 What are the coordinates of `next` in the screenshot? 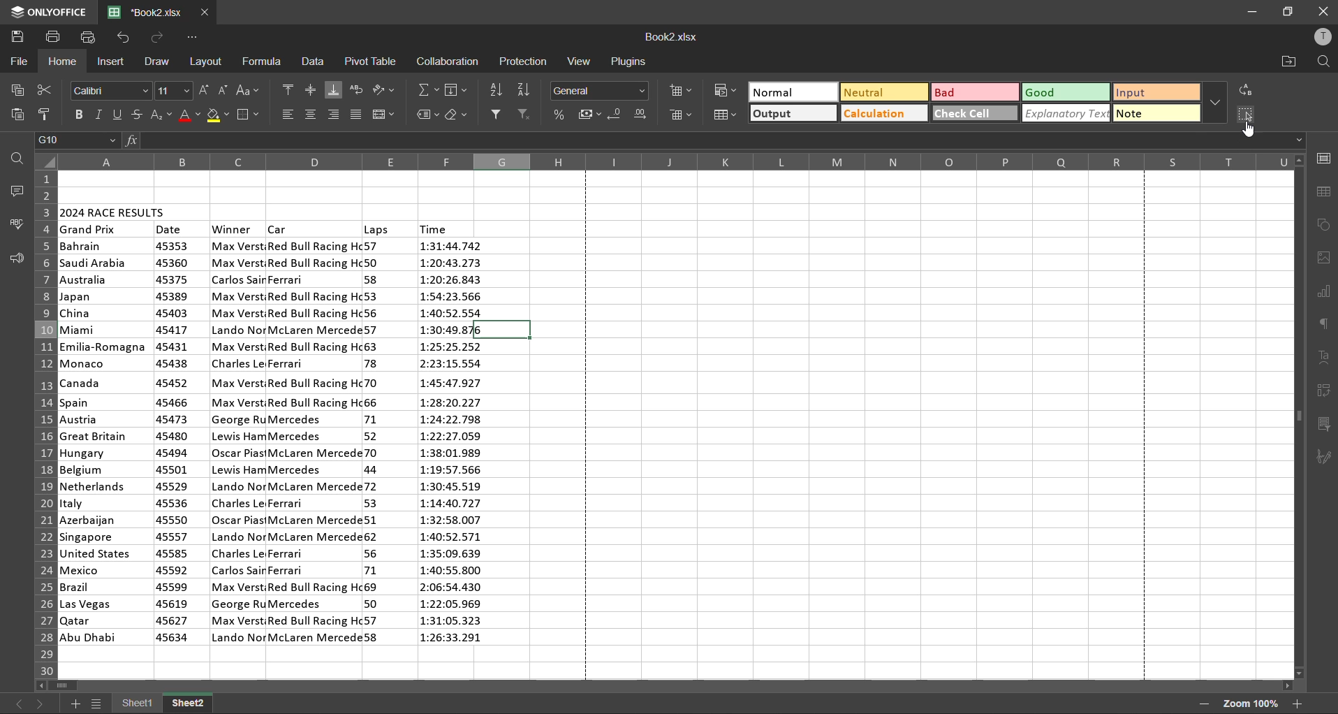 It's located at (41, 704).